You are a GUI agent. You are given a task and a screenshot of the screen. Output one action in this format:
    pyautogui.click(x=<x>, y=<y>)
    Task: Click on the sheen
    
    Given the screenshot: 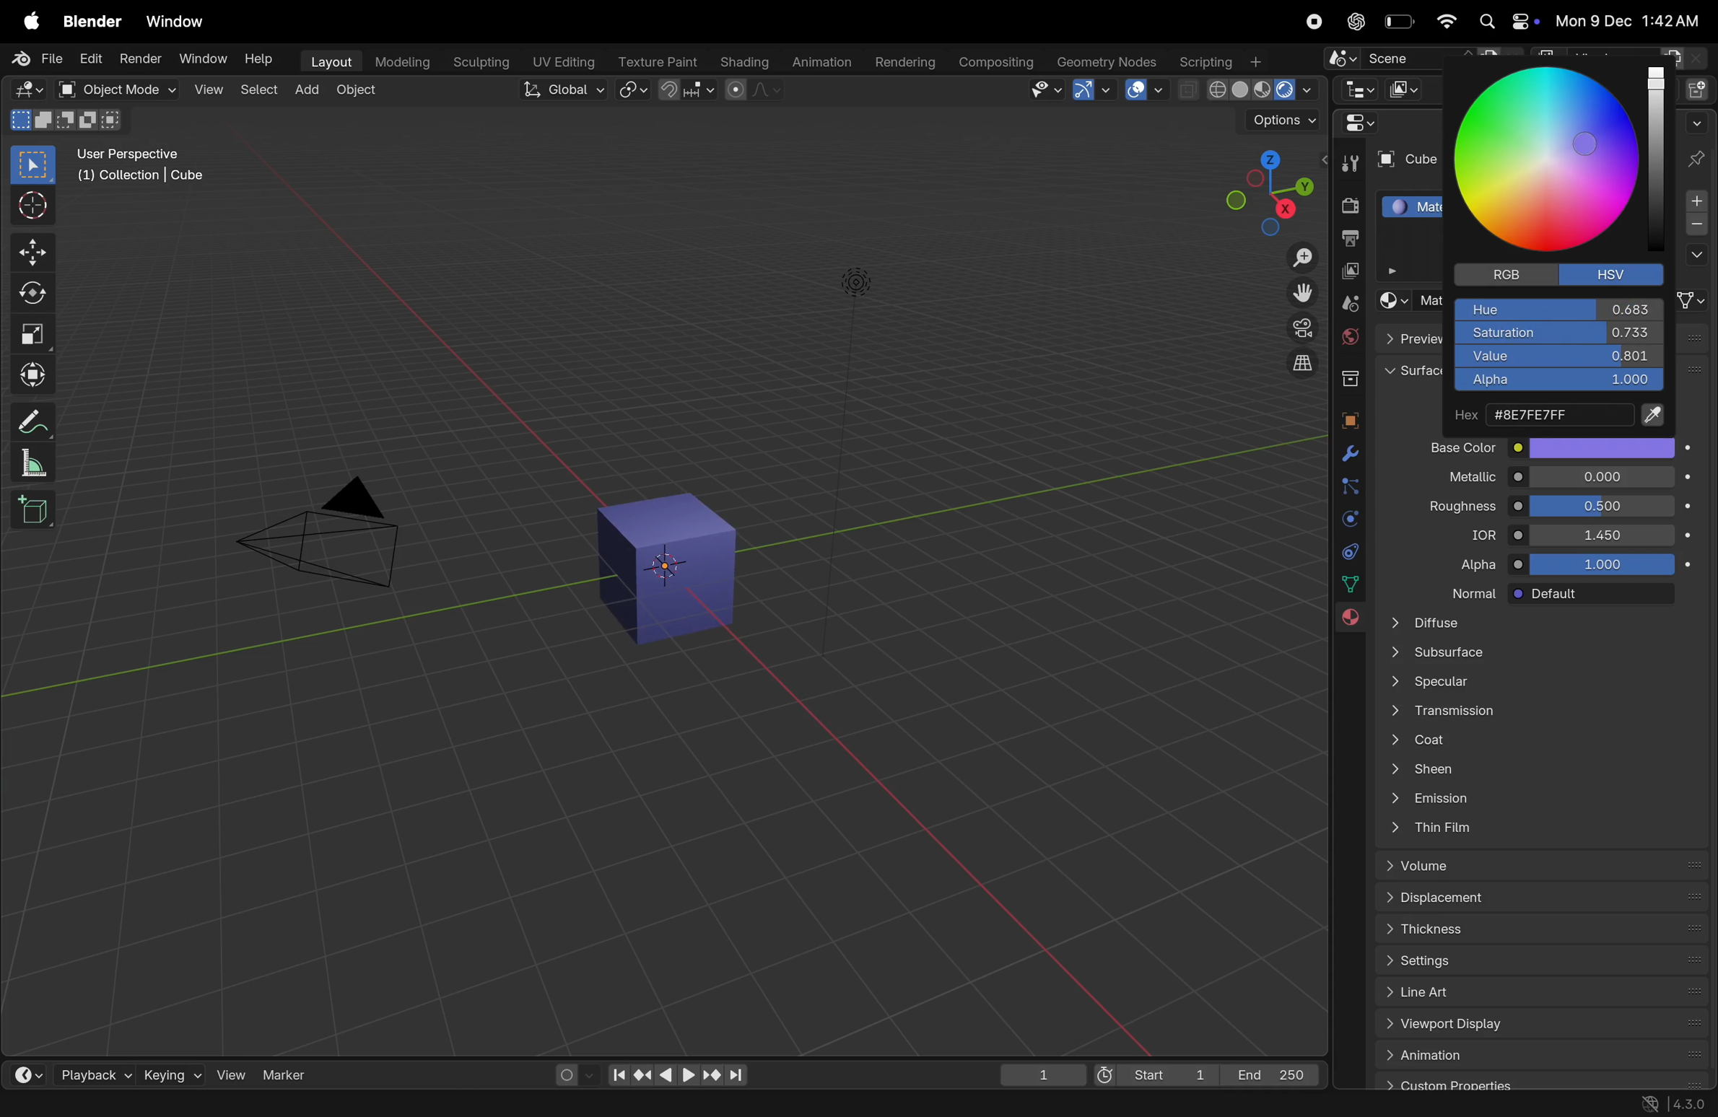 What is the action you would take?
    pyautogui.click(x=1532, y=772)
    